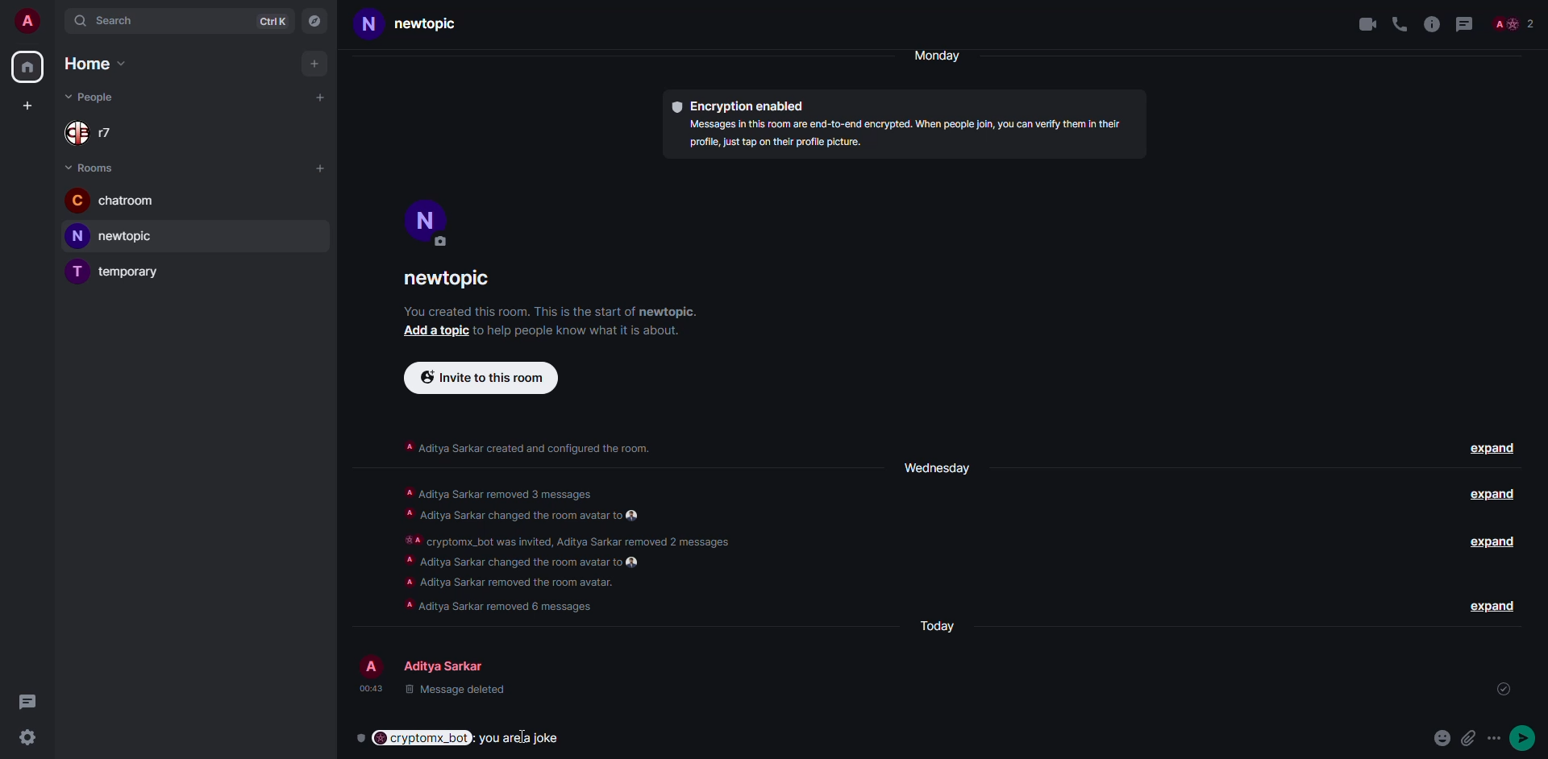  Describe the element at coordinates (313, 64) in the screenshot. I see `add` at that location.